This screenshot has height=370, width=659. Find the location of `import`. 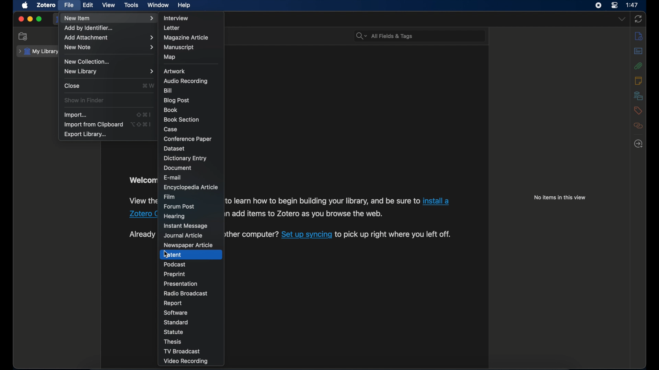

import is located at coordinates (75, 115).